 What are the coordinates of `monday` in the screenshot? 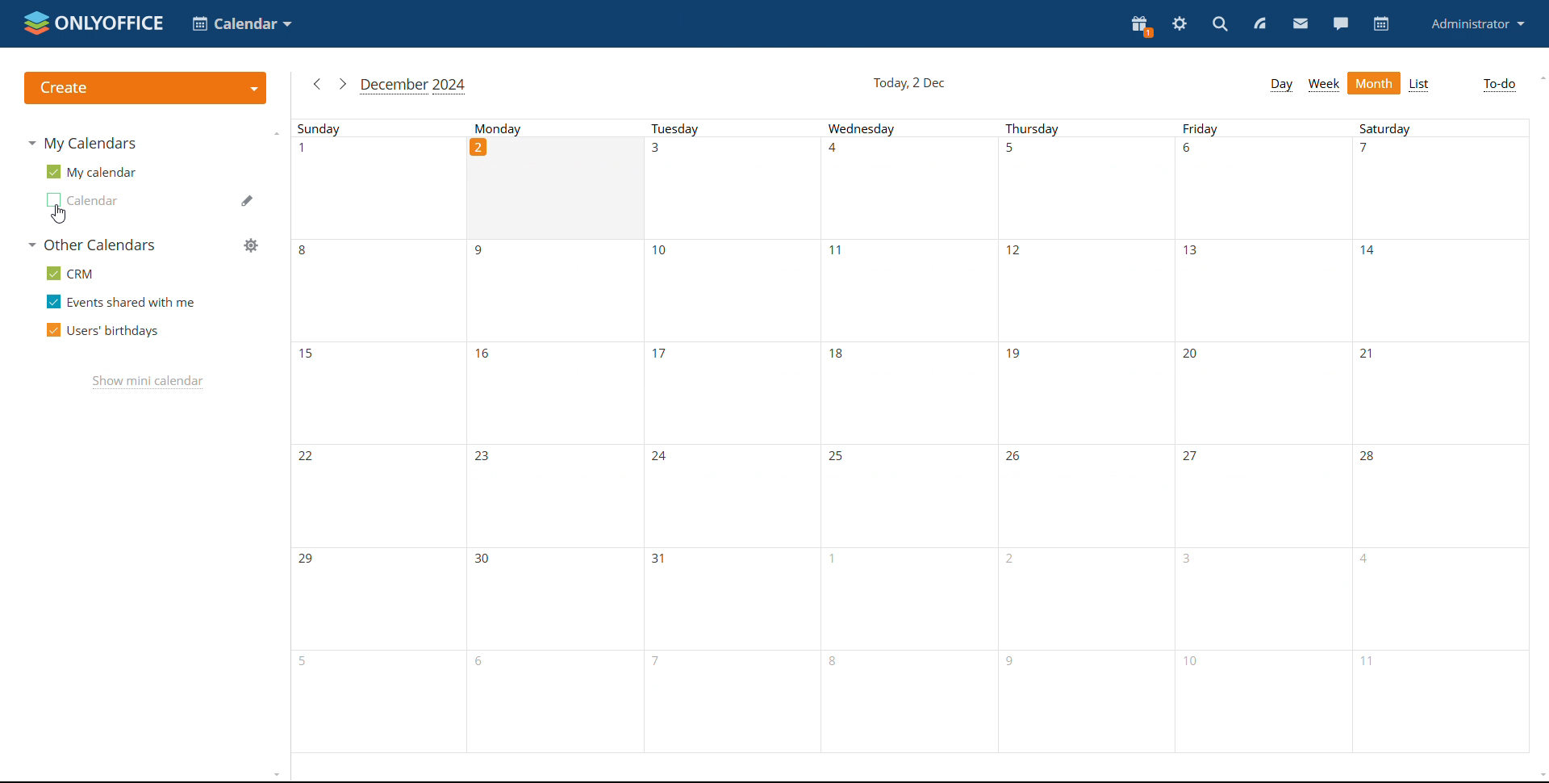 It's located at (560, 127).